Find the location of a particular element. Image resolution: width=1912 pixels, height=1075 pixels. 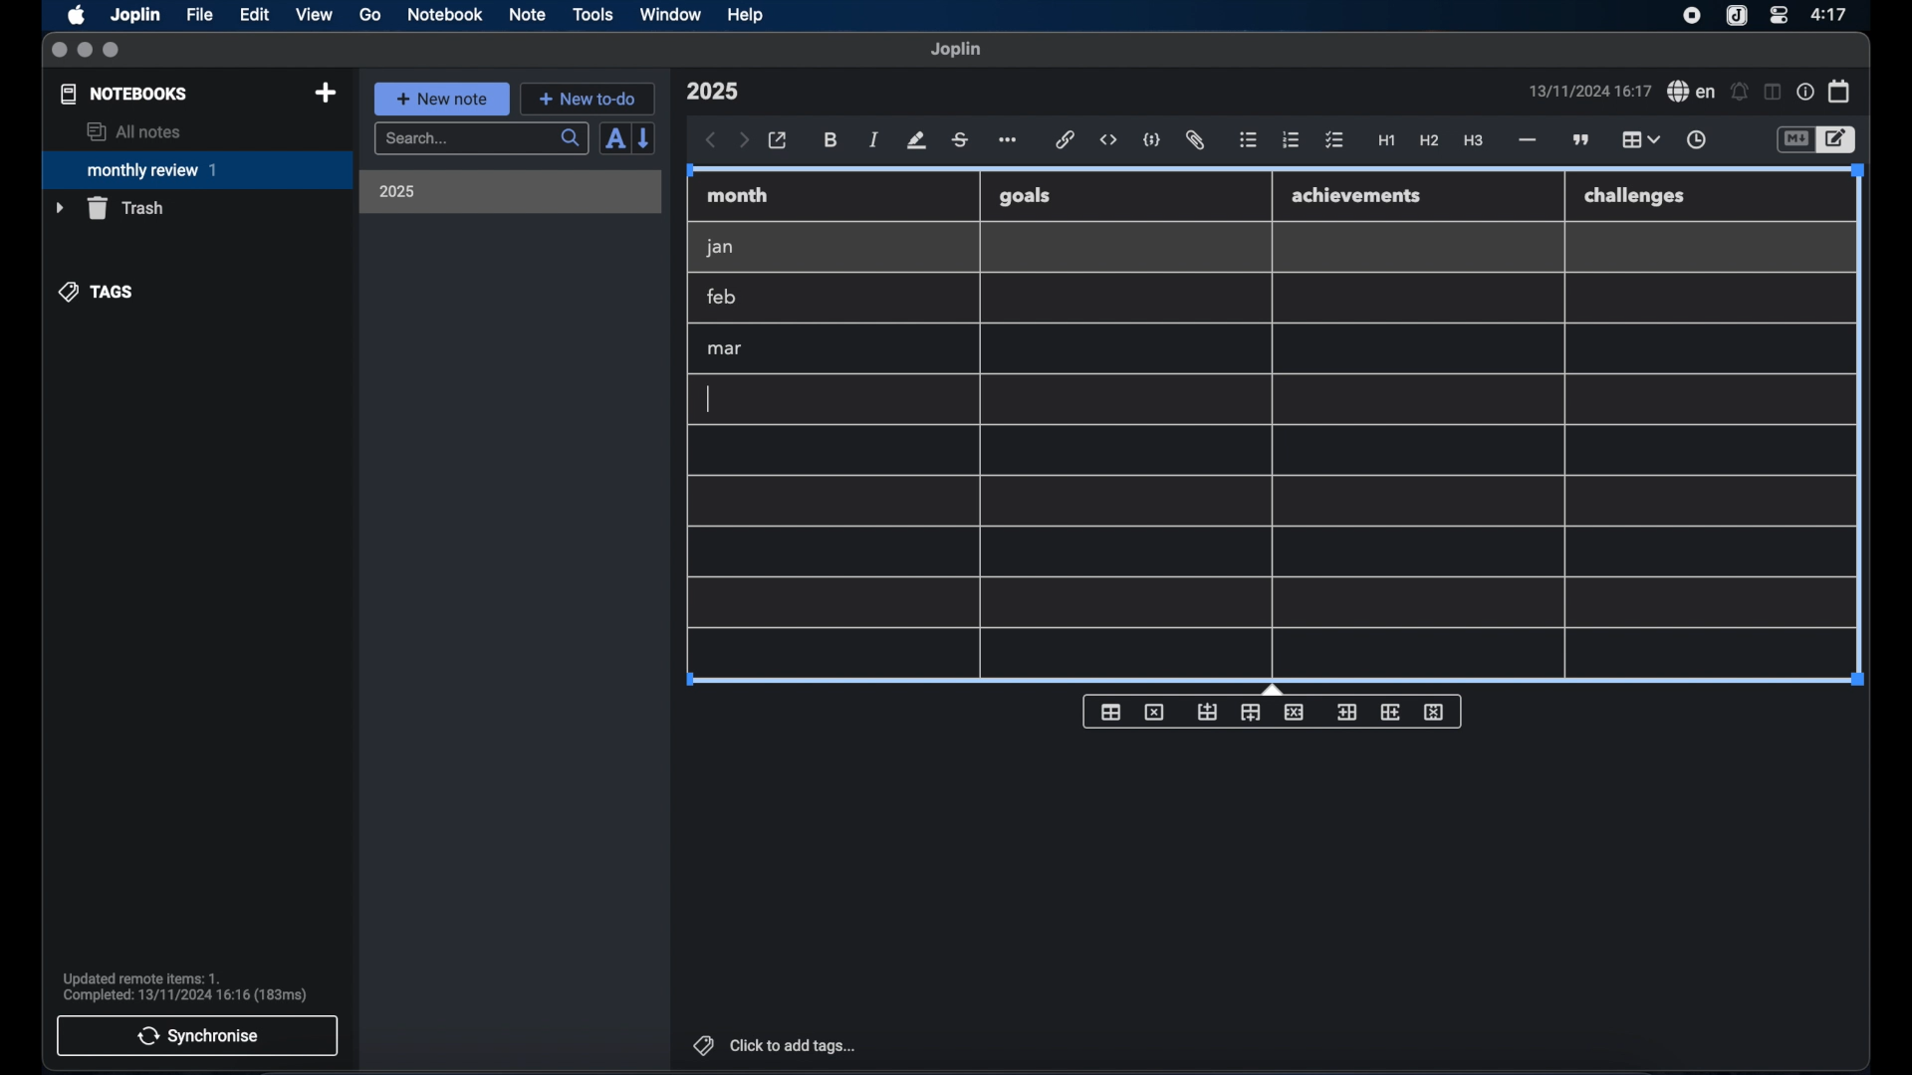

note properties is located at coordinates (1805, 93).